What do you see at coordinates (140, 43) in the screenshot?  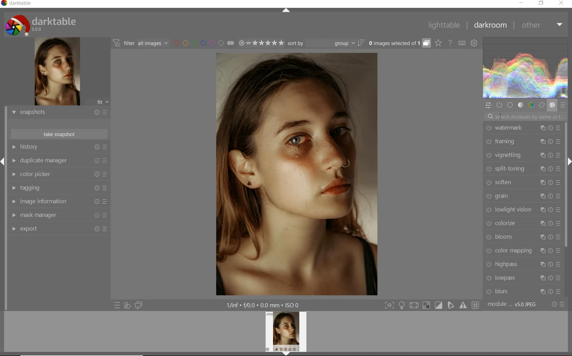 I see `filter images based on their modules` at bounding box center [140, 43].